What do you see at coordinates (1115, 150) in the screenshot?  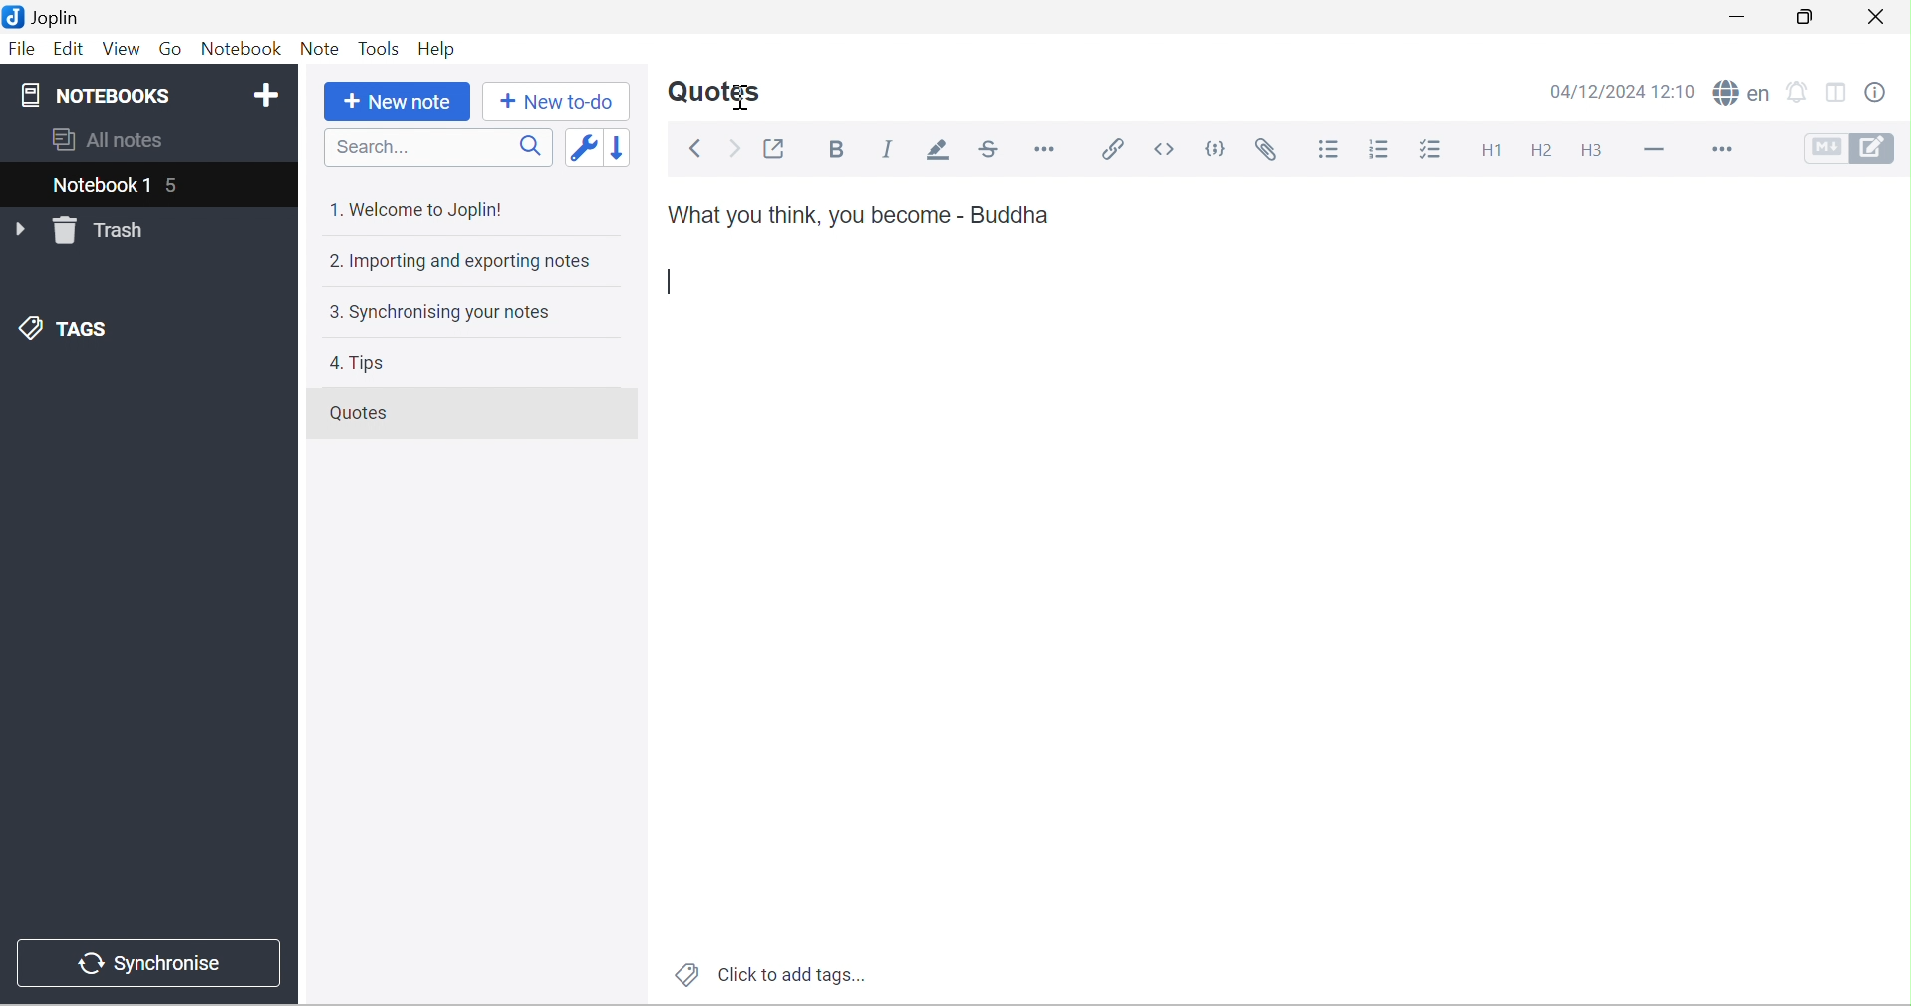 I see `Insert / edit code` at bounding box center [1115, 150].